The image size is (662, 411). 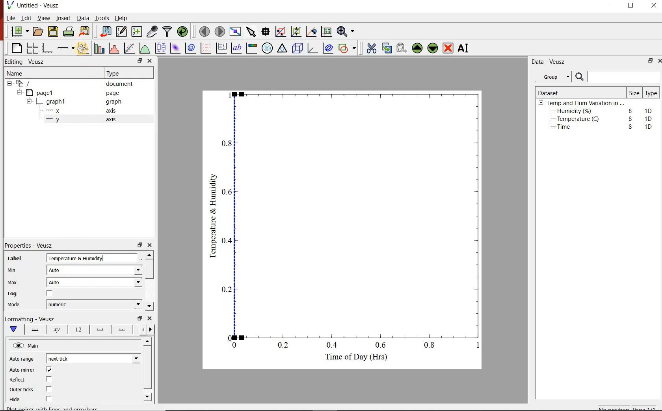 What do you see at coordinates (223, 48) in the screenshot?
I see `plot key` at bounding box center [223, 48].